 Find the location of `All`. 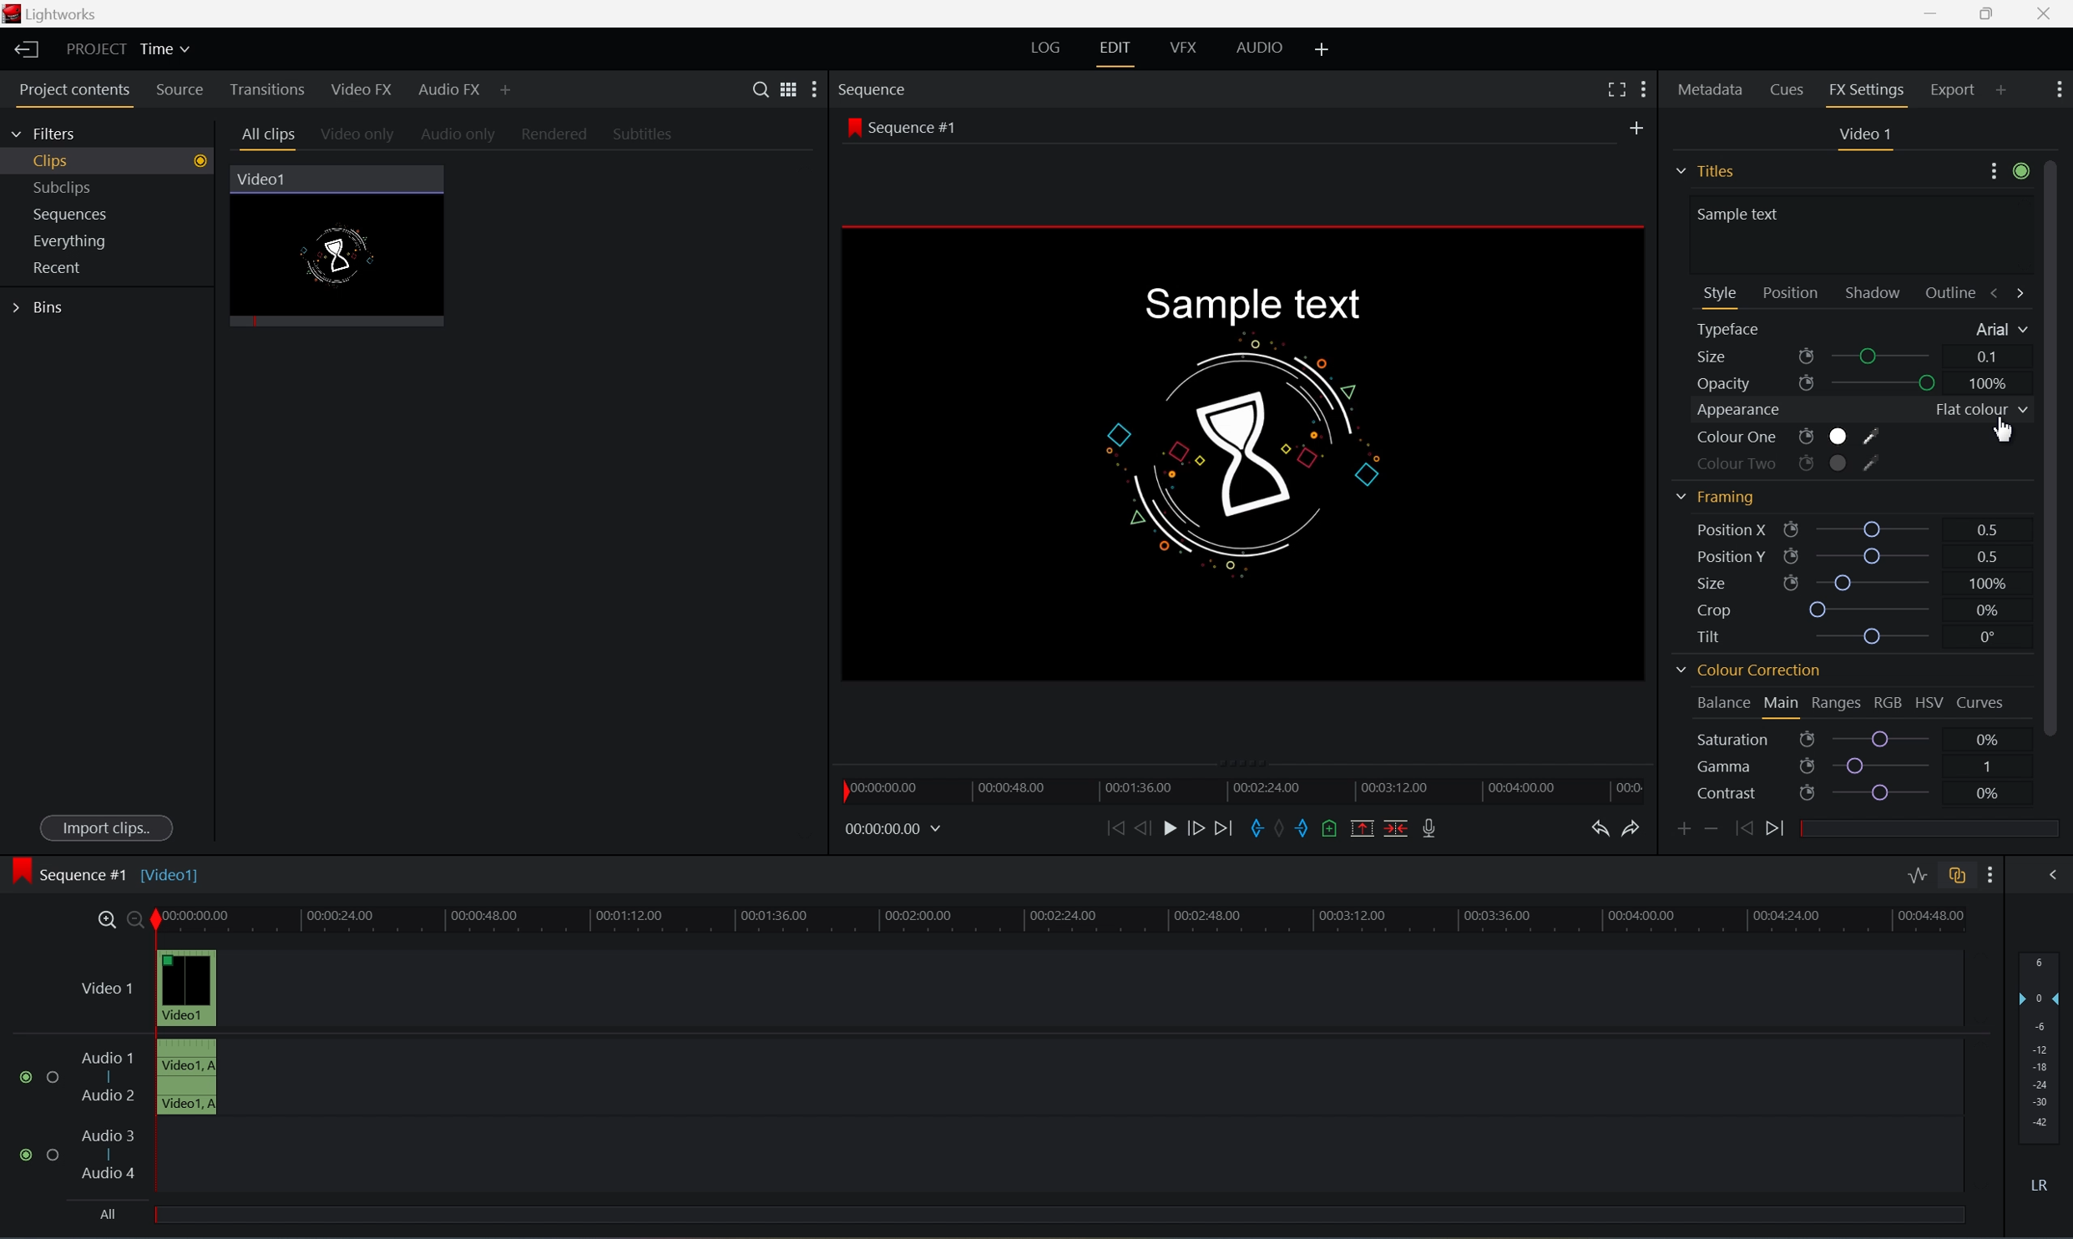

All is located at coordinates (108, 1211).